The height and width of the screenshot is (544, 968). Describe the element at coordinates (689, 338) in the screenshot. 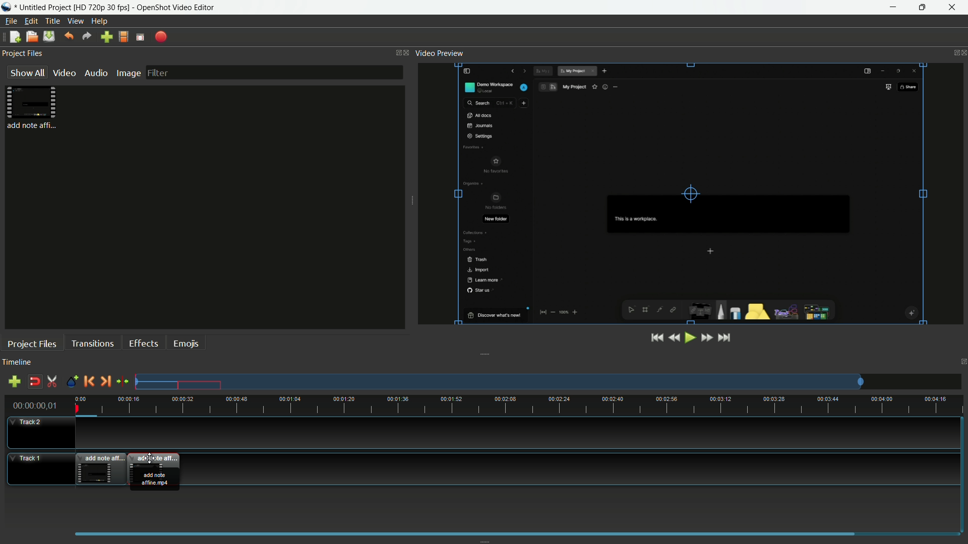

I see `play or pause` at that location.